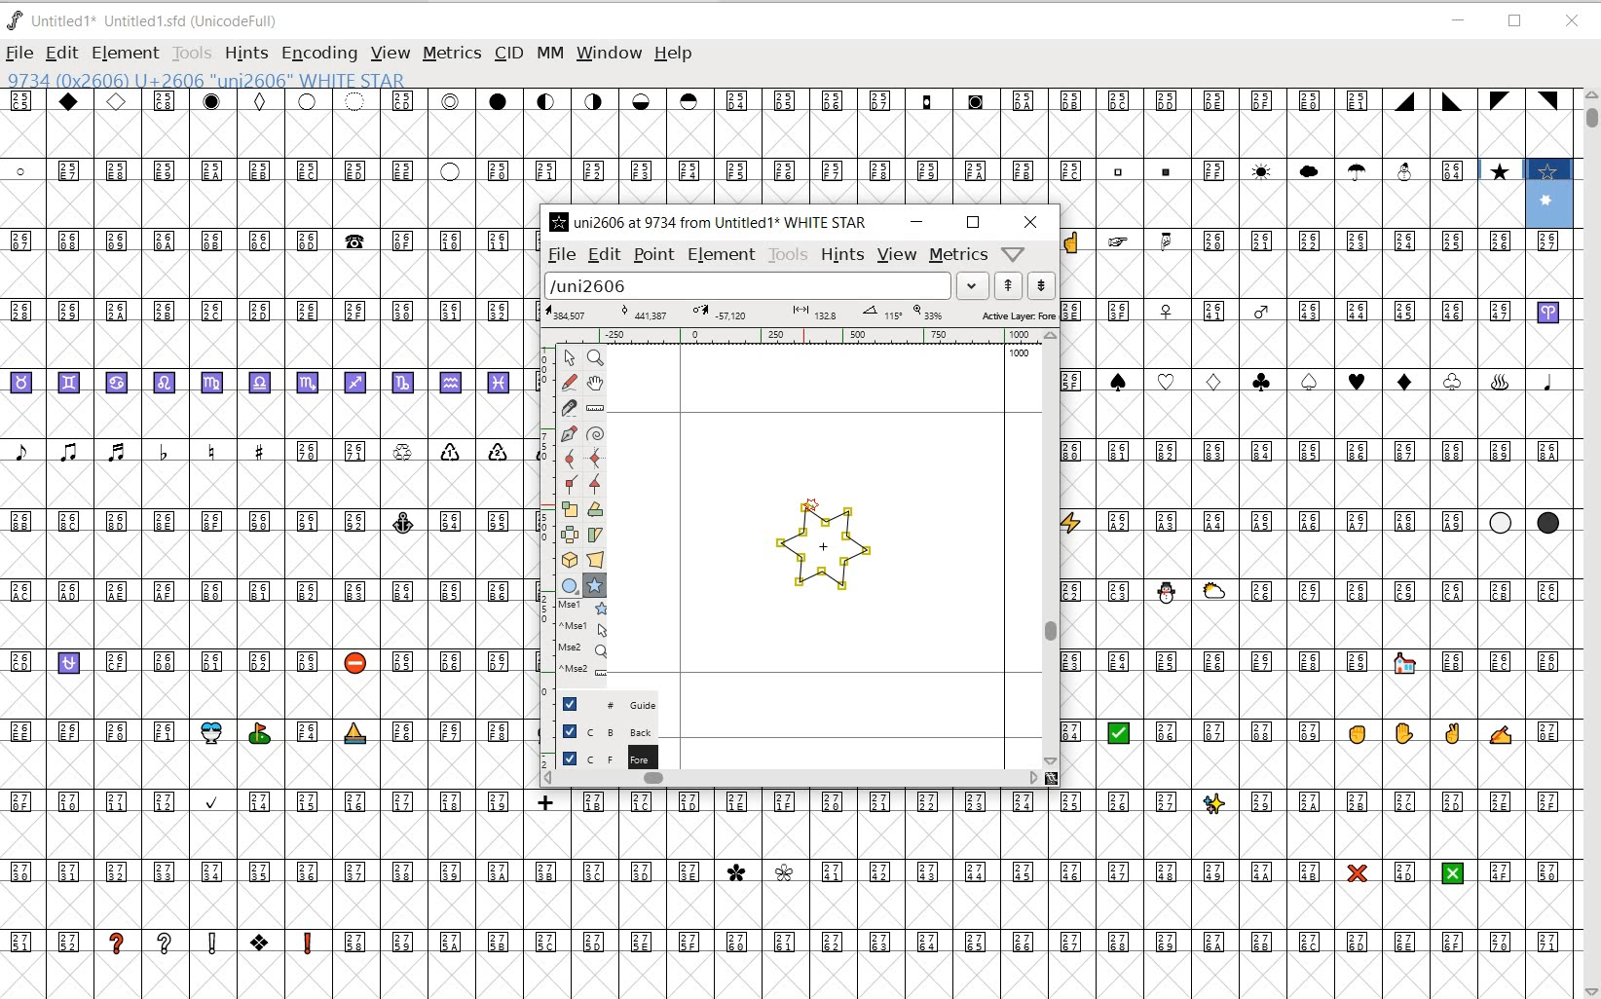 The width and height of the screenshot is (1601, 999). Describe the element at coordinates (973, 223) in the screenshot. I see `RESTORE` at that location.